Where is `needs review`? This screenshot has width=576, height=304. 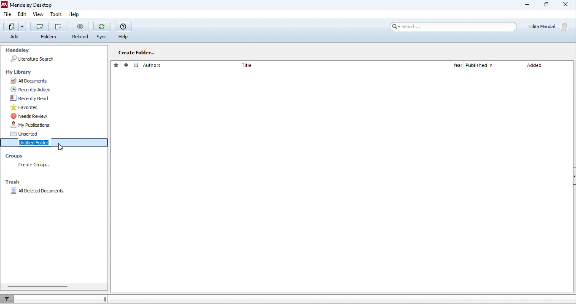
needs review is located at coordinates (58, 116).